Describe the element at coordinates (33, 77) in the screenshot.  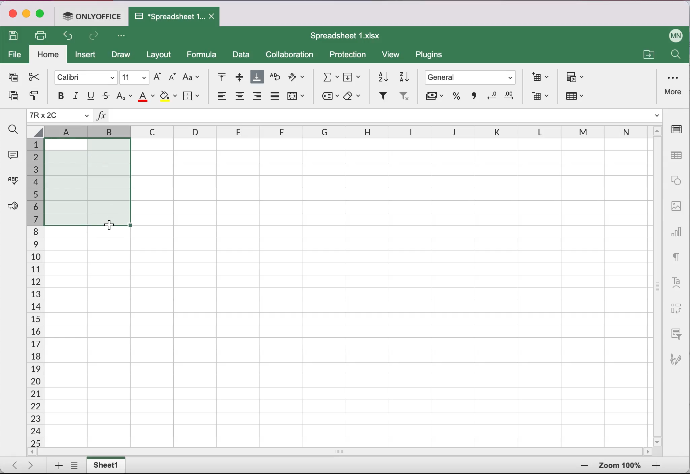
I see `cut` at that location.